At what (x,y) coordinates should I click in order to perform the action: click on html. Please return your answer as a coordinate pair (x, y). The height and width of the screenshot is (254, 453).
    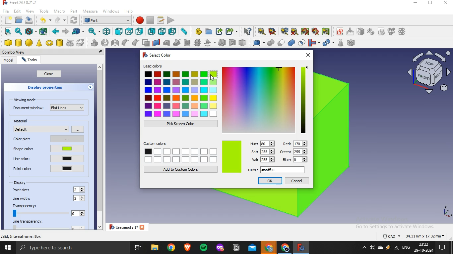
    Looking at the image, I should click on (278, 169).